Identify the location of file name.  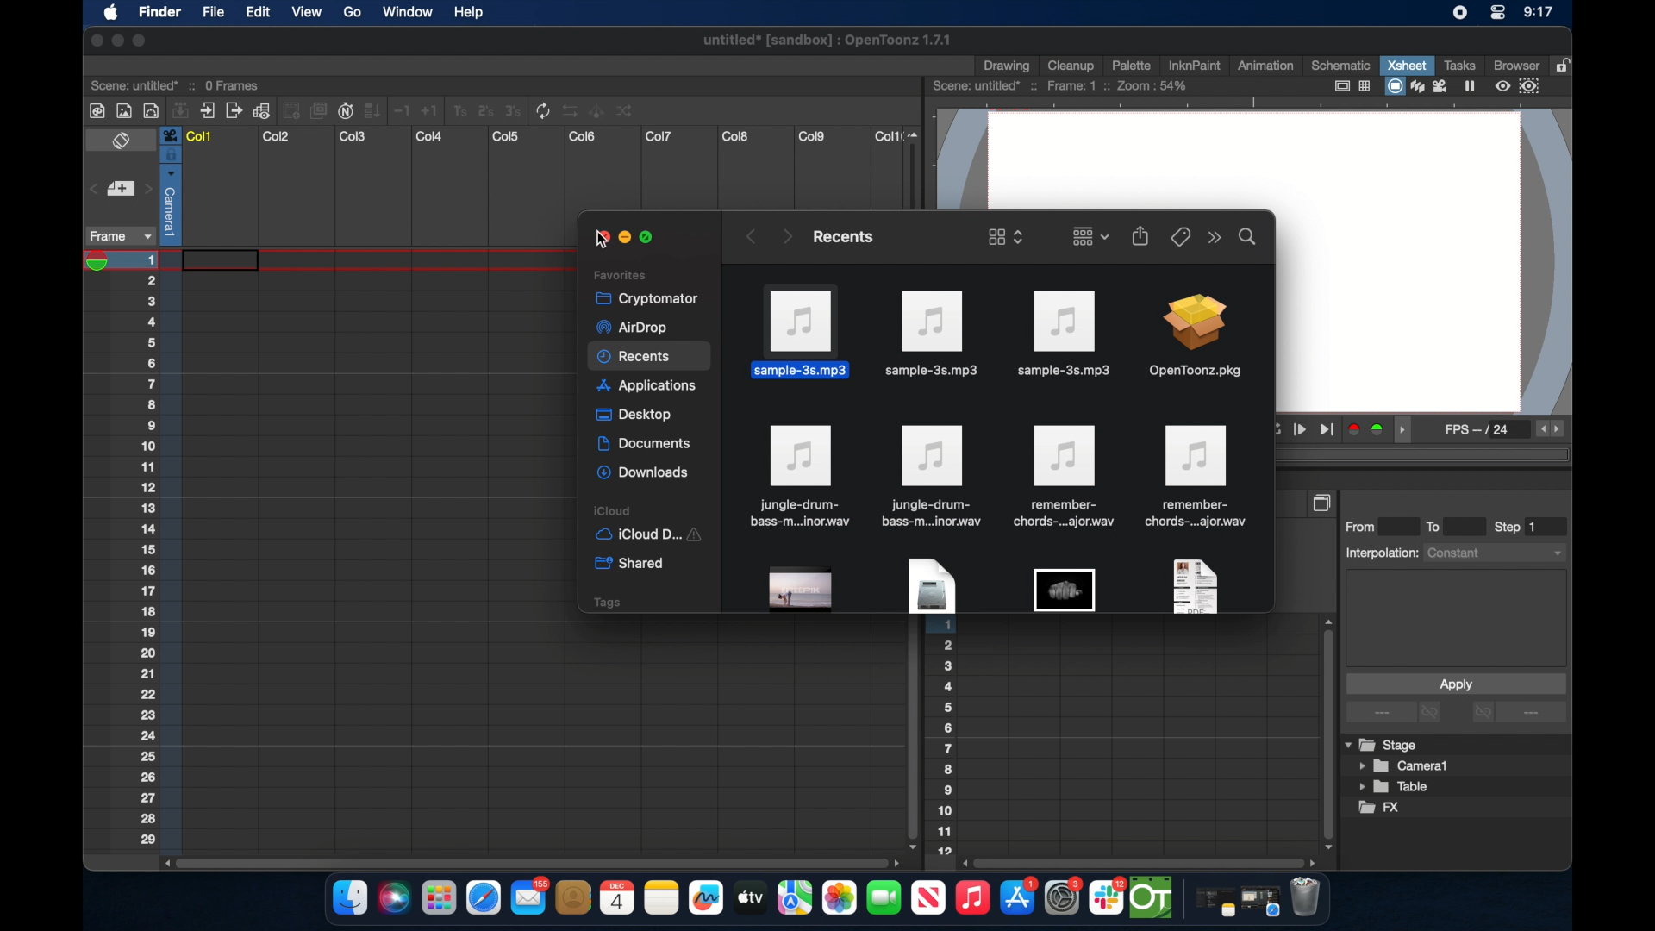
(828, 43).